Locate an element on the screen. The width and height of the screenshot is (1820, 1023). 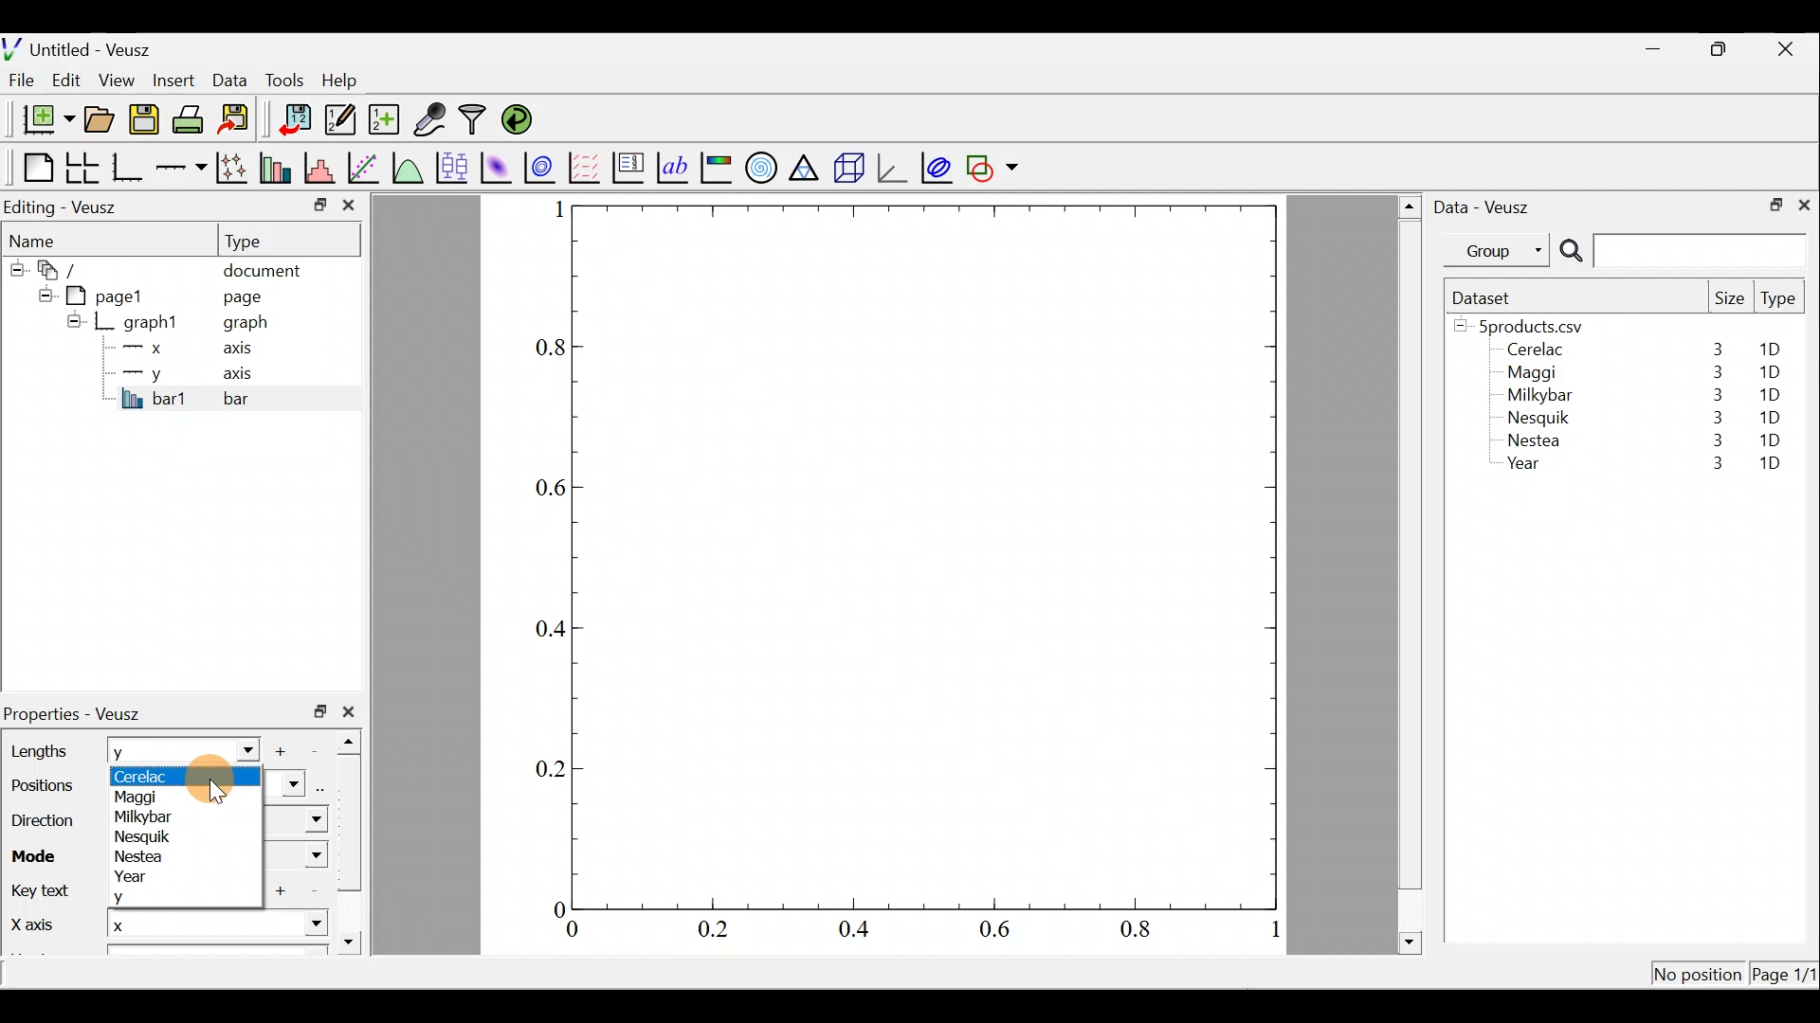
document is located at coordinates (262, 267).